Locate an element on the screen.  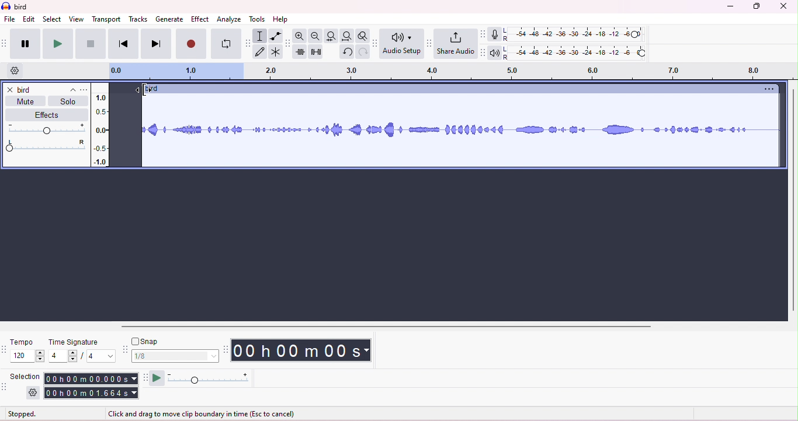
waveform is located at coordinates (462, 131).